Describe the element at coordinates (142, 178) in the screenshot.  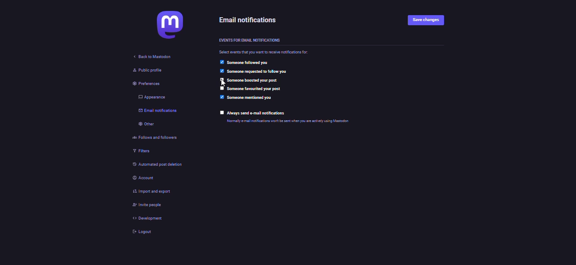
I see `account` at that location.